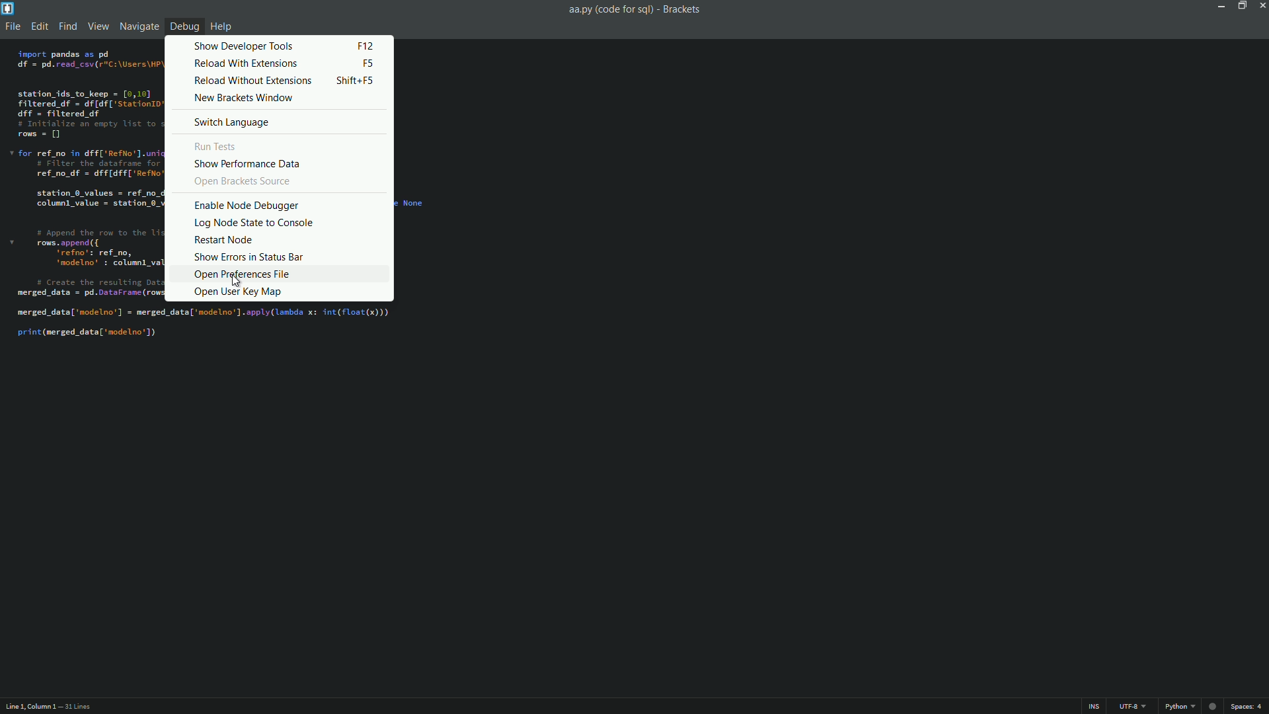 The height and width of the screenshot is (714, 1269). Describe the element at coordinates (184, 24) in the screenshot. I see `debug menu` at that location.